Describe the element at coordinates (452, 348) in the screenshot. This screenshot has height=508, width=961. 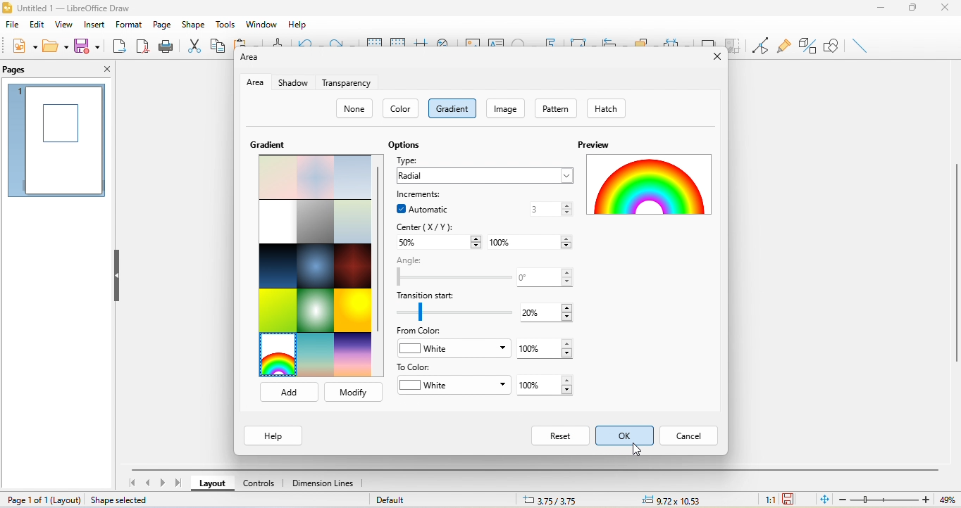
I see `white` at that location.